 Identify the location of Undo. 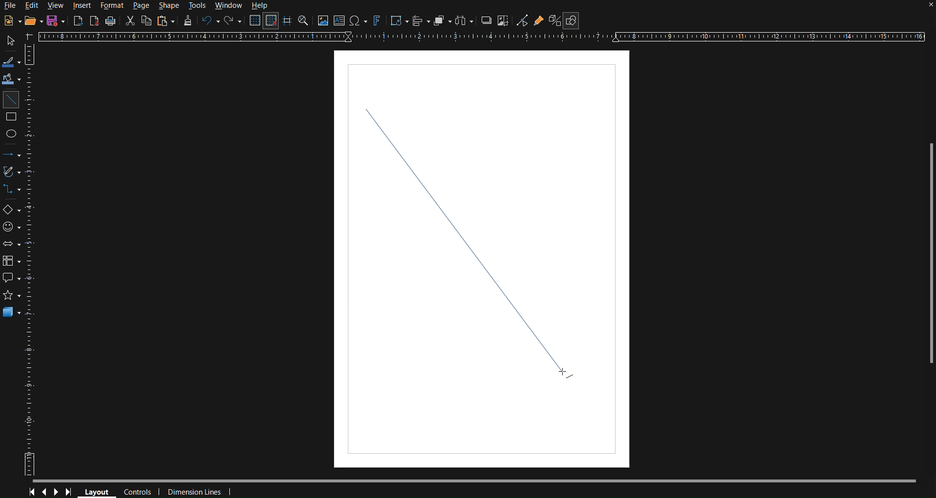
(211, 21).